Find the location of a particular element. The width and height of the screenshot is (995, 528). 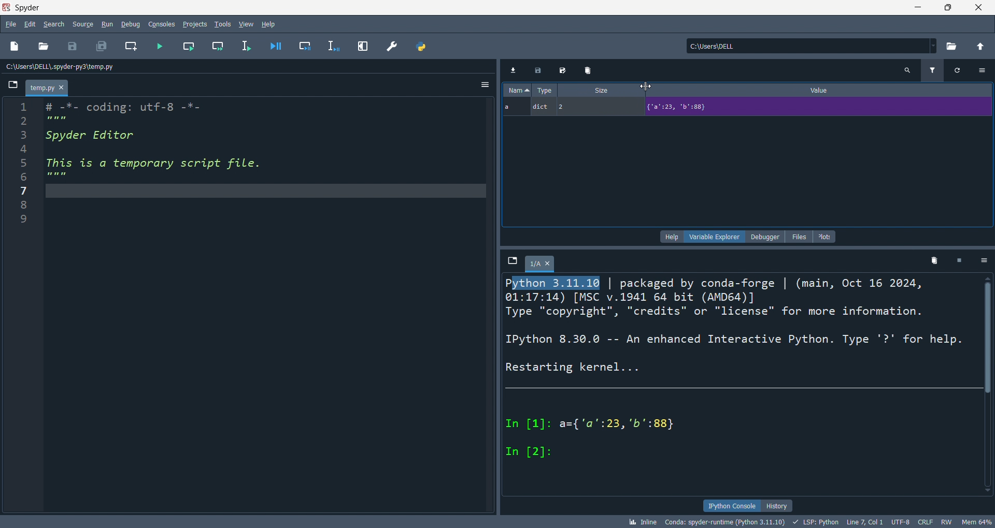

preferences is located at coordinates (390, 44).